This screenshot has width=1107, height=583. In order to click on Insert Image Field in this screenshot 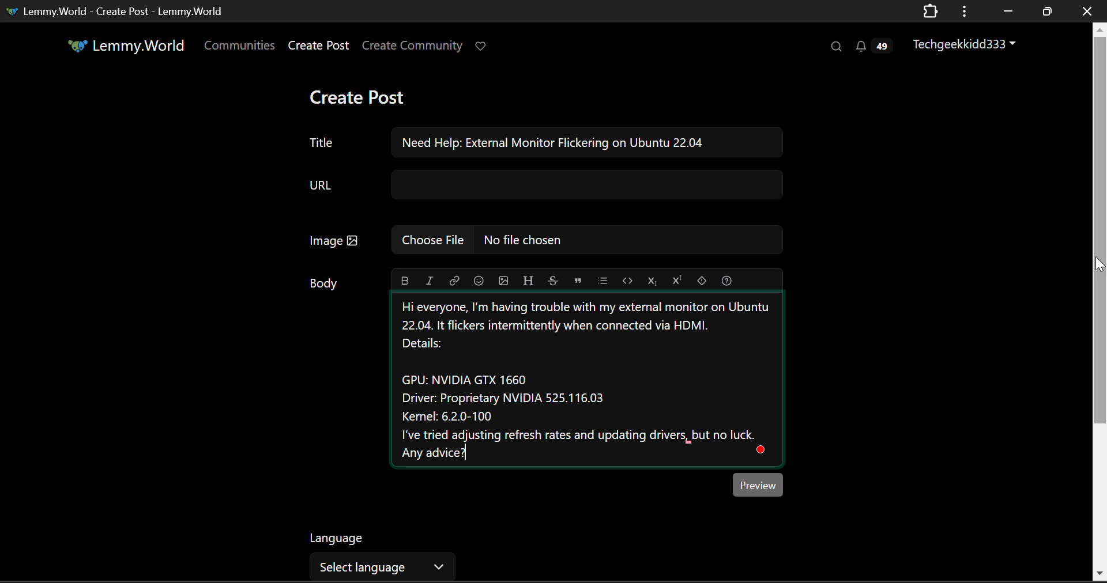, I will do `click(539, 241)`.